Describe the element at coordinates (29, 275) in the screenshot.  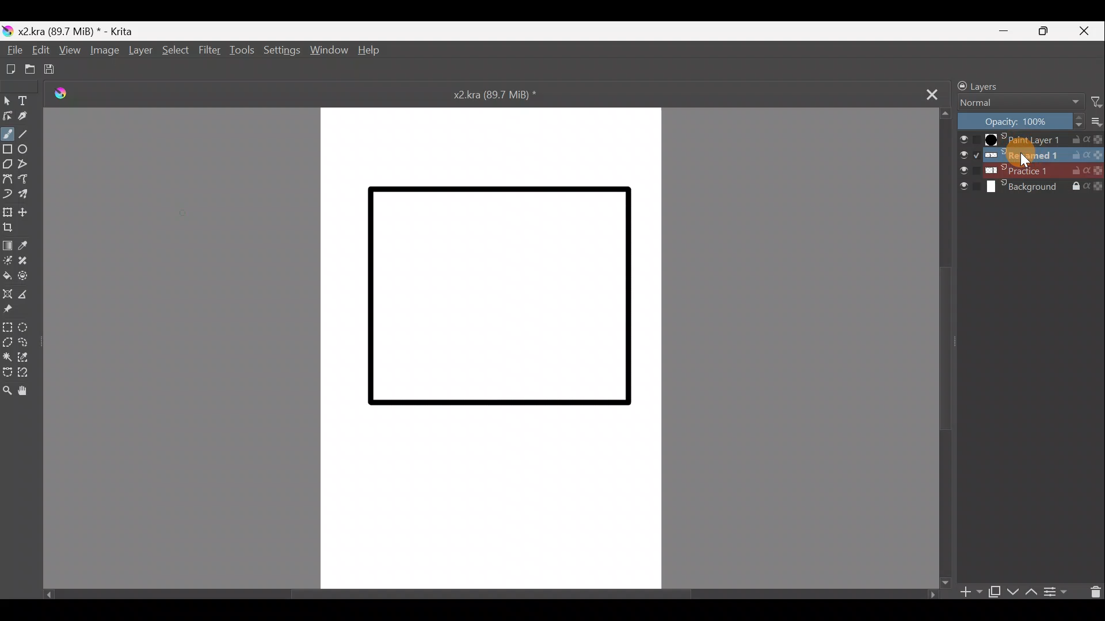
I see `Enclose & fill tool` at that location.